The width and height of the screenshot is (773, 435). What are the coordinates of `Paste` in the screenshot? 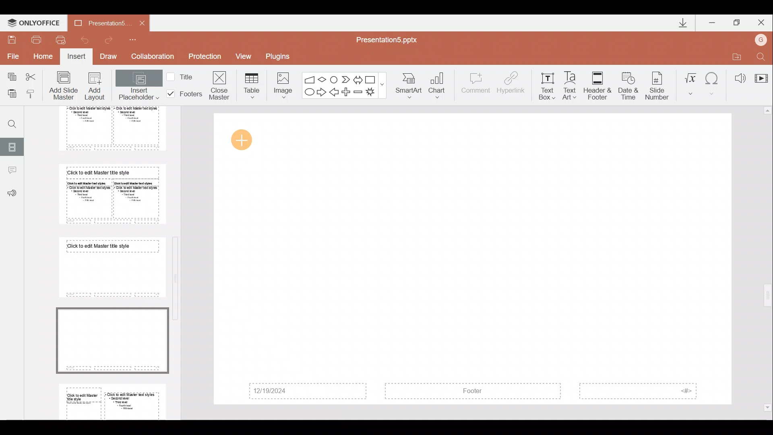 It's located at (12, 95).